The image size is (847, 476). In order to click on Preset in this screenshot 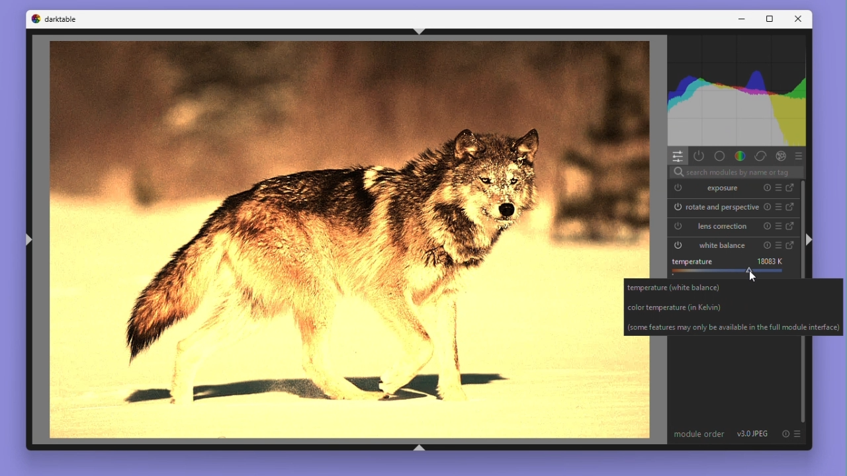, I will do `click(799, 155)`.